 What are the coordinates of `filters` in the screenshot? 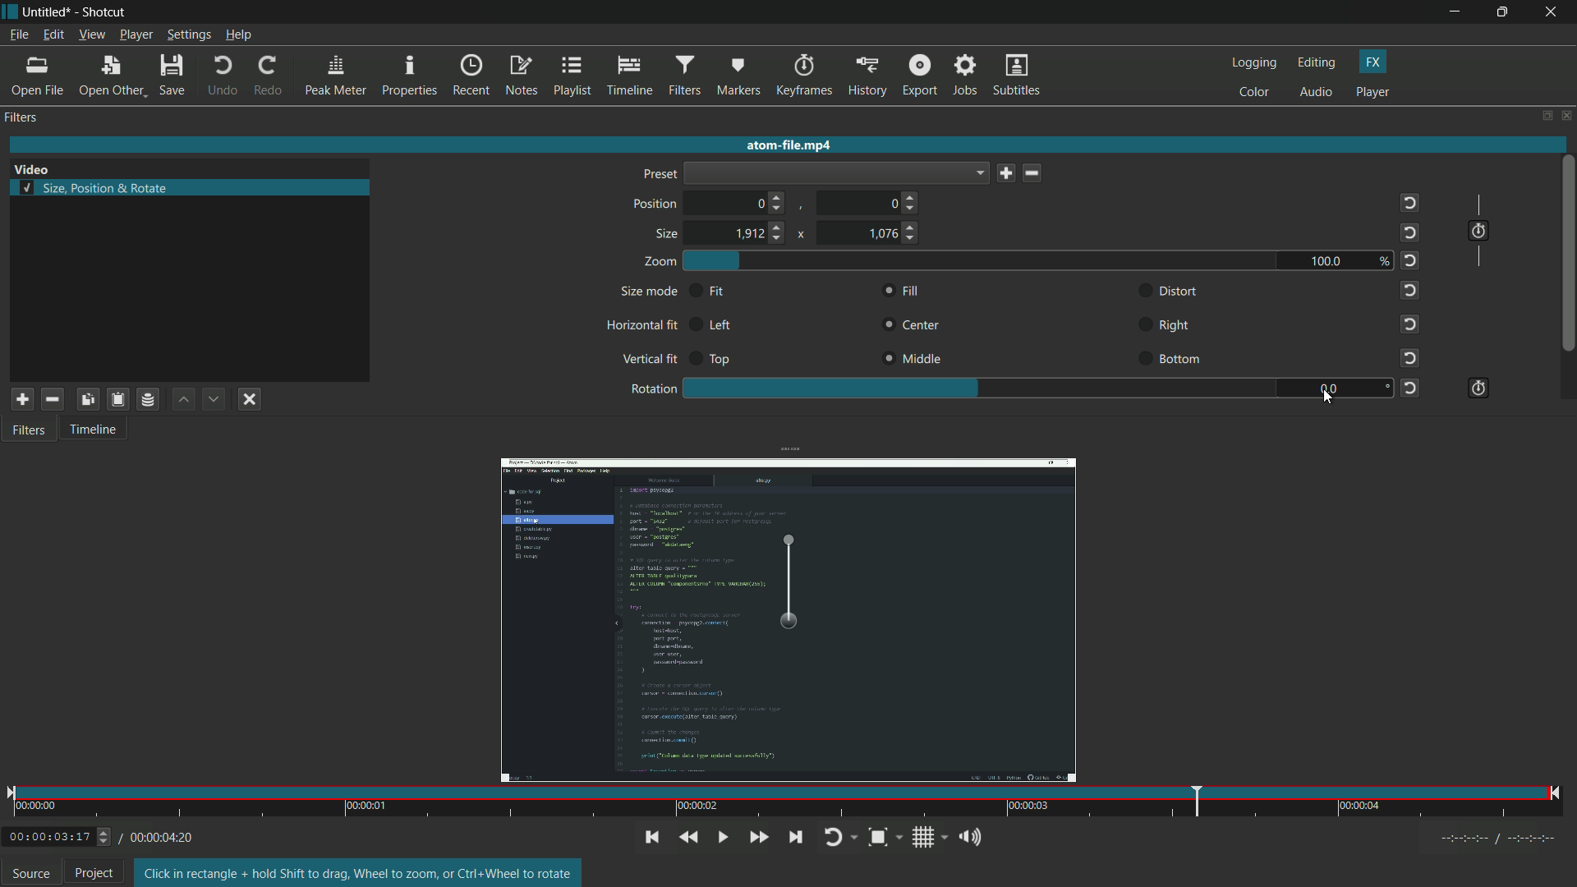 It's located at (683, 76).